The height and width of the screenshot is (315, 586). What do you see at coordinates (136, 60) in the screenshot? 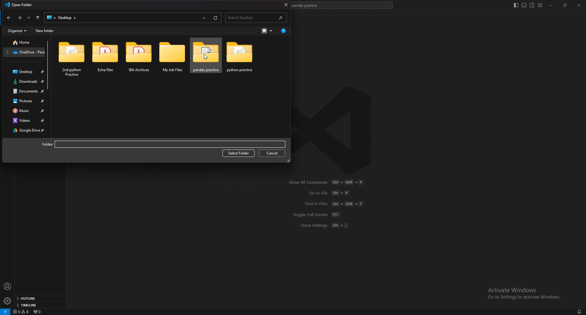
I see `iba archives` at bounding box center [136, 60].